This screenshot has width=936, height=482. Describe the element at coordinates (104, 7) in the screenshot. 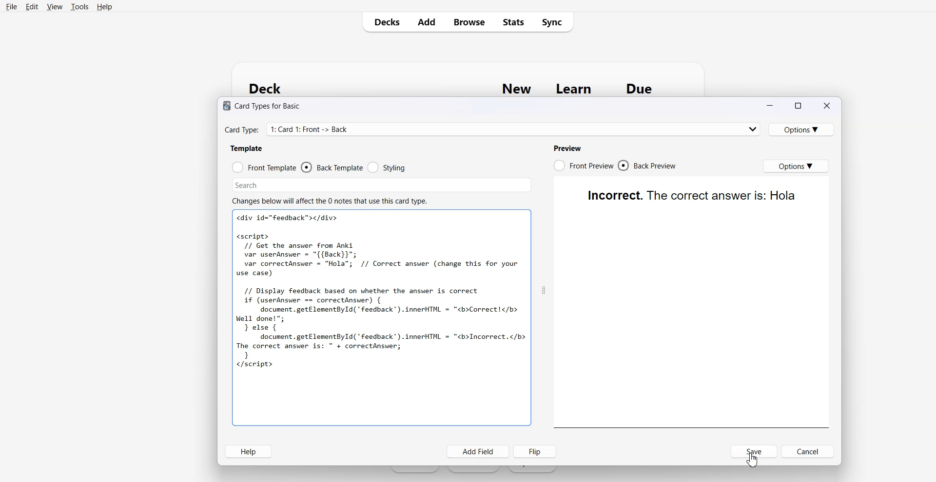

I see `Help` at that location.